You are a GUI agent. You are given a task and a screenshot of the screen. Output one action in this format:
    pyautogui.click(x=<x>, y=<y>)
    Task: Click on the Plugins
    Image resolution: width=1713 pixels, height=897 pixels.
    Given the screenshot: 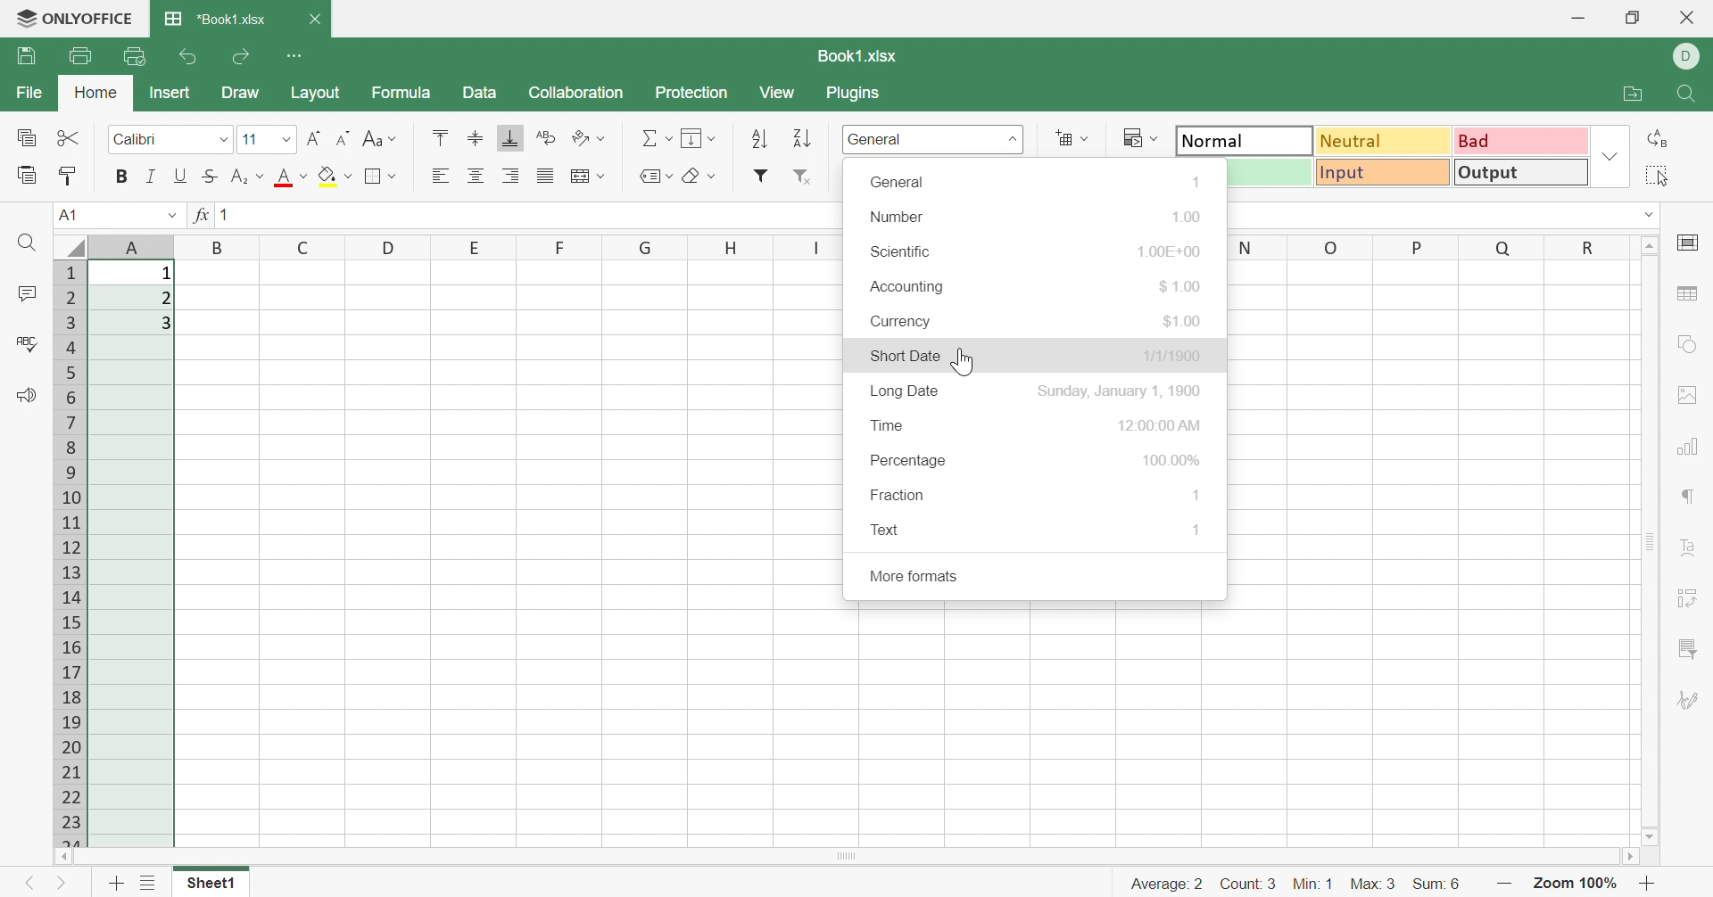 What is the action you would take?
    pyautogui.click(x=857, y=94)
    